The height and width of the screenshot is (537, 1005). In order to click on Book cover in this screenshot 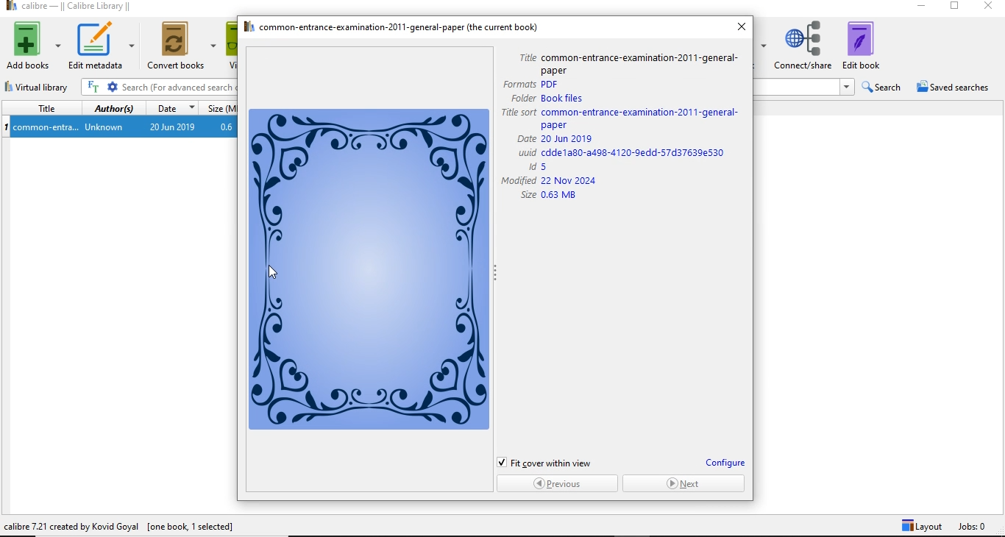, I will do `click(371, 269)`.